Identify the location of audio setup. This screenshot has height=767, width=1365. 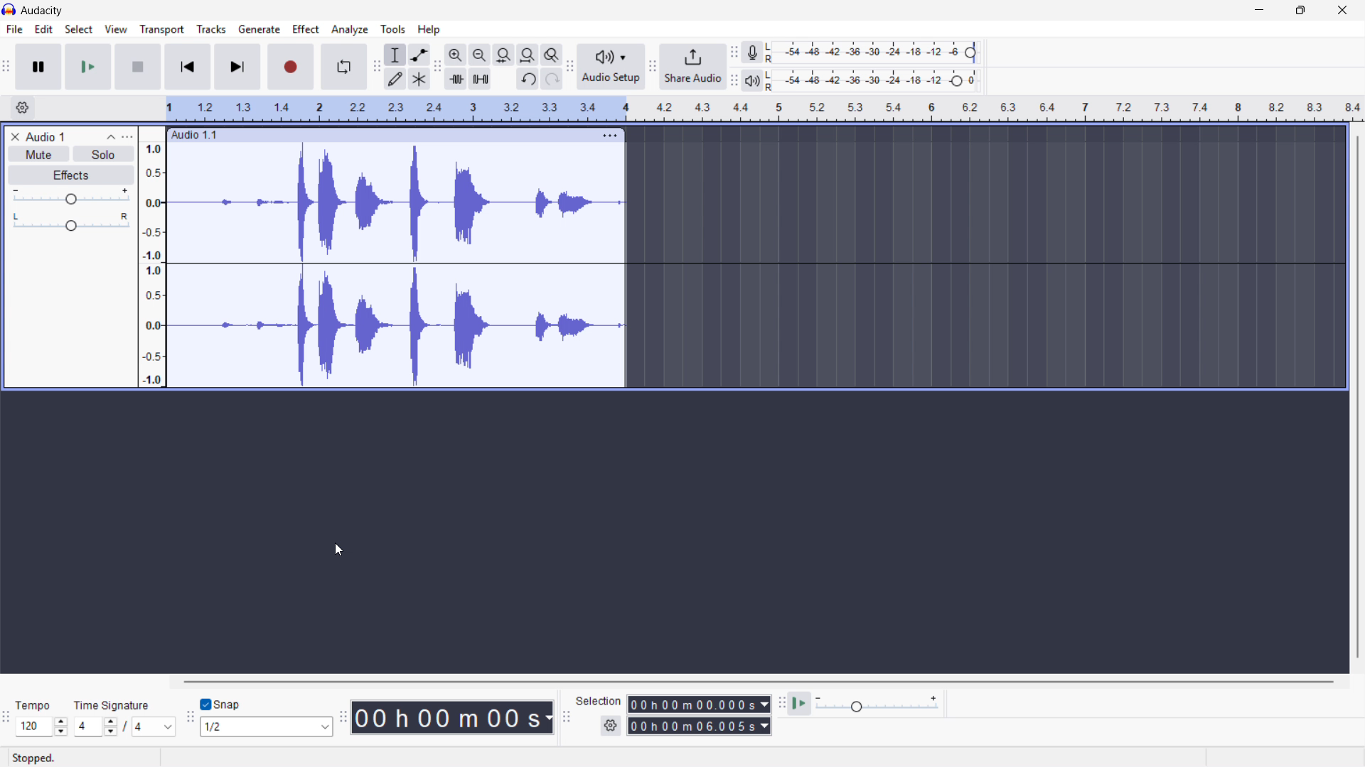
(611, 66).